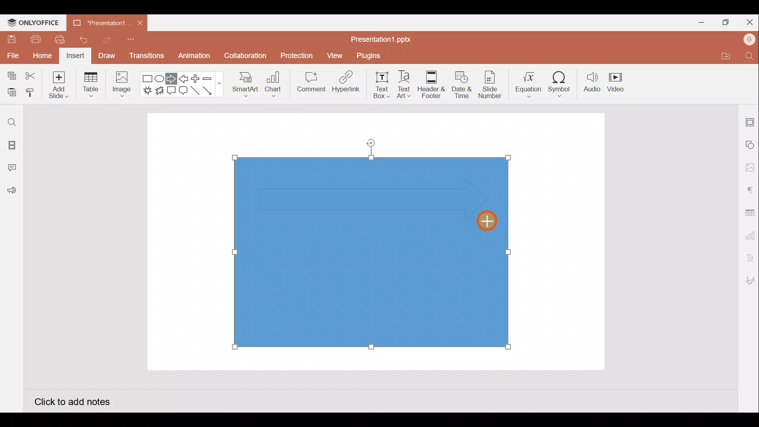 The height and width of the screenshot is (427, 759). I want to click on Ellipse, so click(161, 79).